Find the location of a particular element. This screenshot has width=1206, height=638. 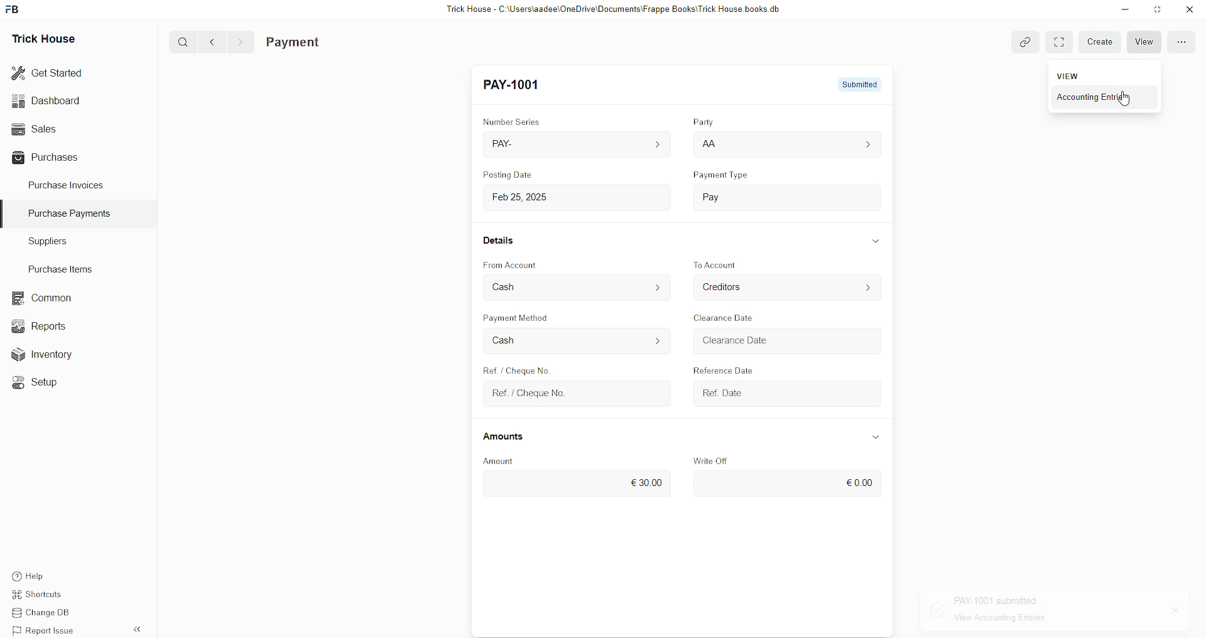

EXPAND is located at coordinates (1063, 42).